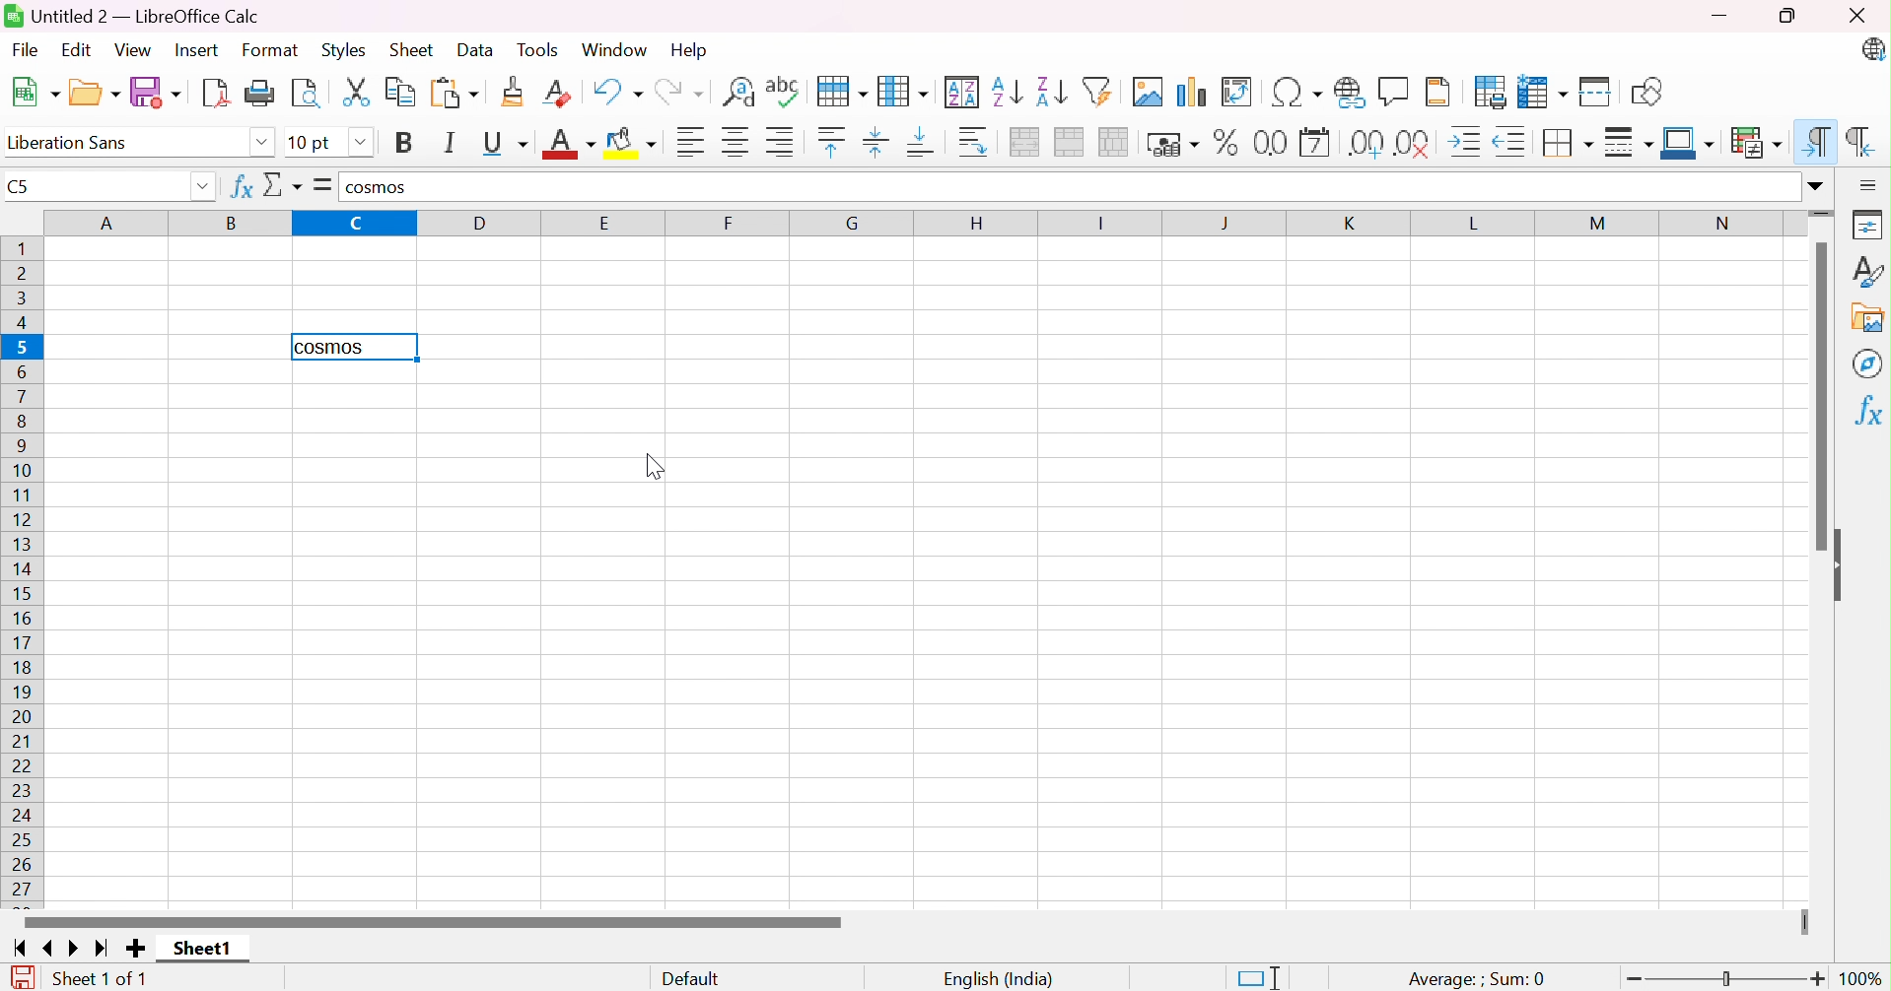  I want to click on Scroll Bar, so click(435, 922).